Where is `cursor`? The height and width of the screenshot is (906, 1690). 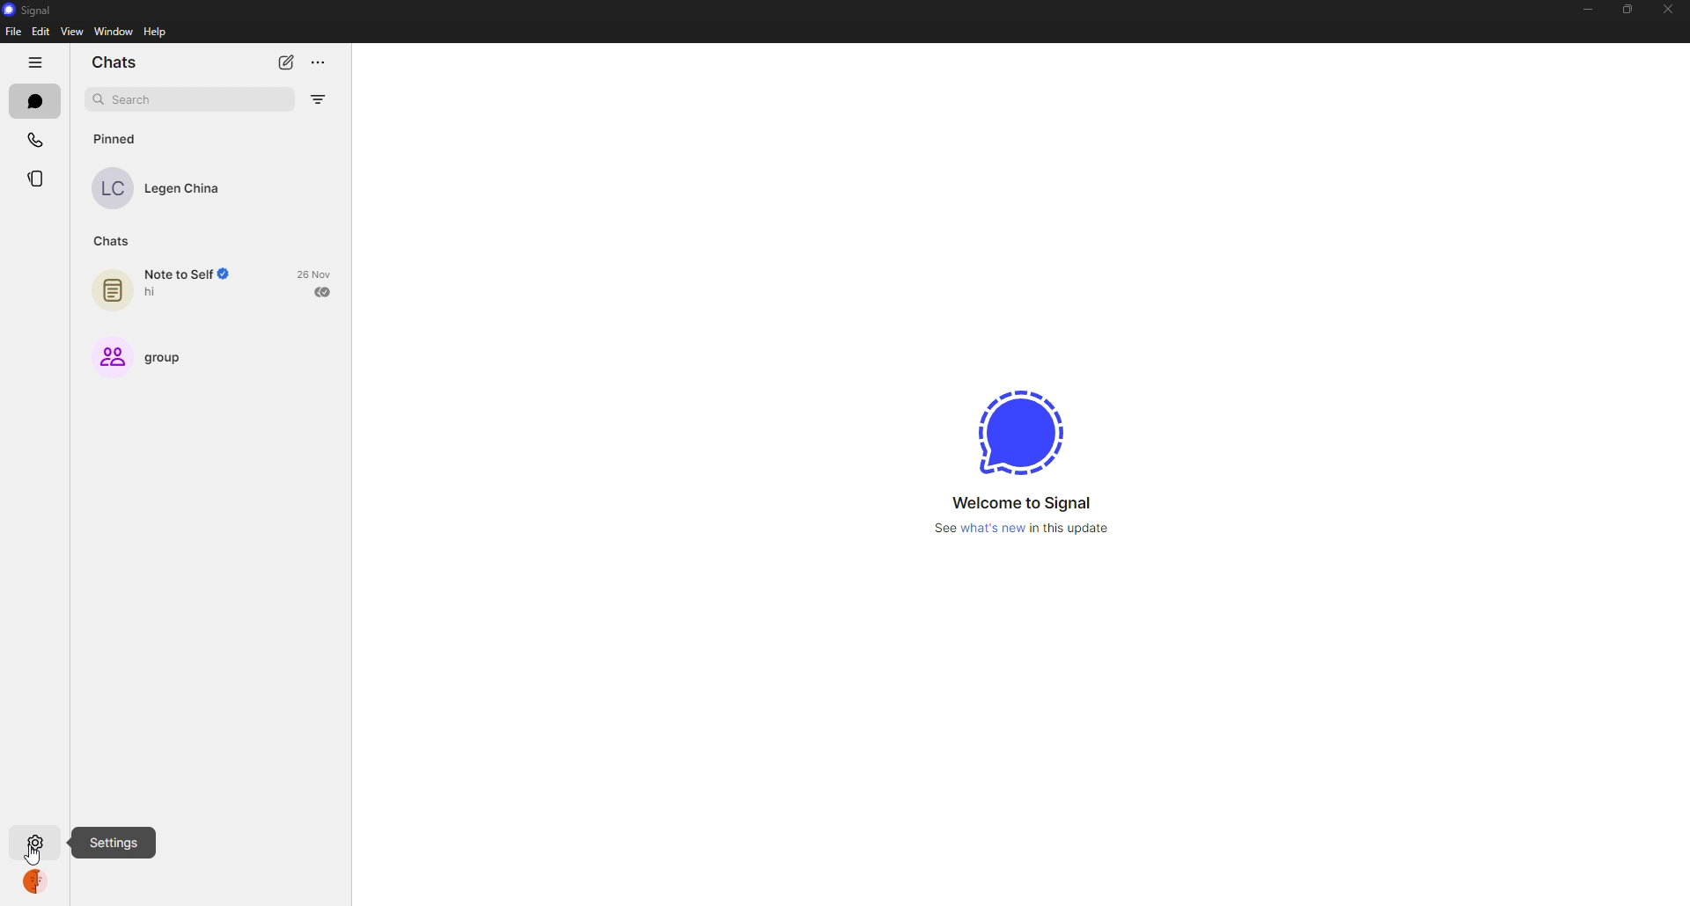
cursor is located at coordinates (33, 856).